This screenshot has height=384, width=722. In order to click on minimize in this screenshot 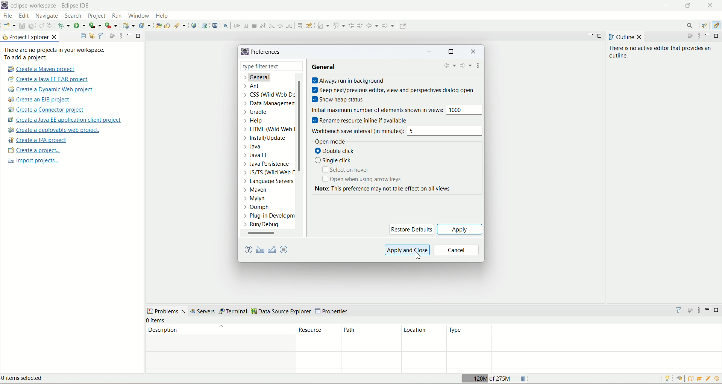, I will do `click(709, 35)`.